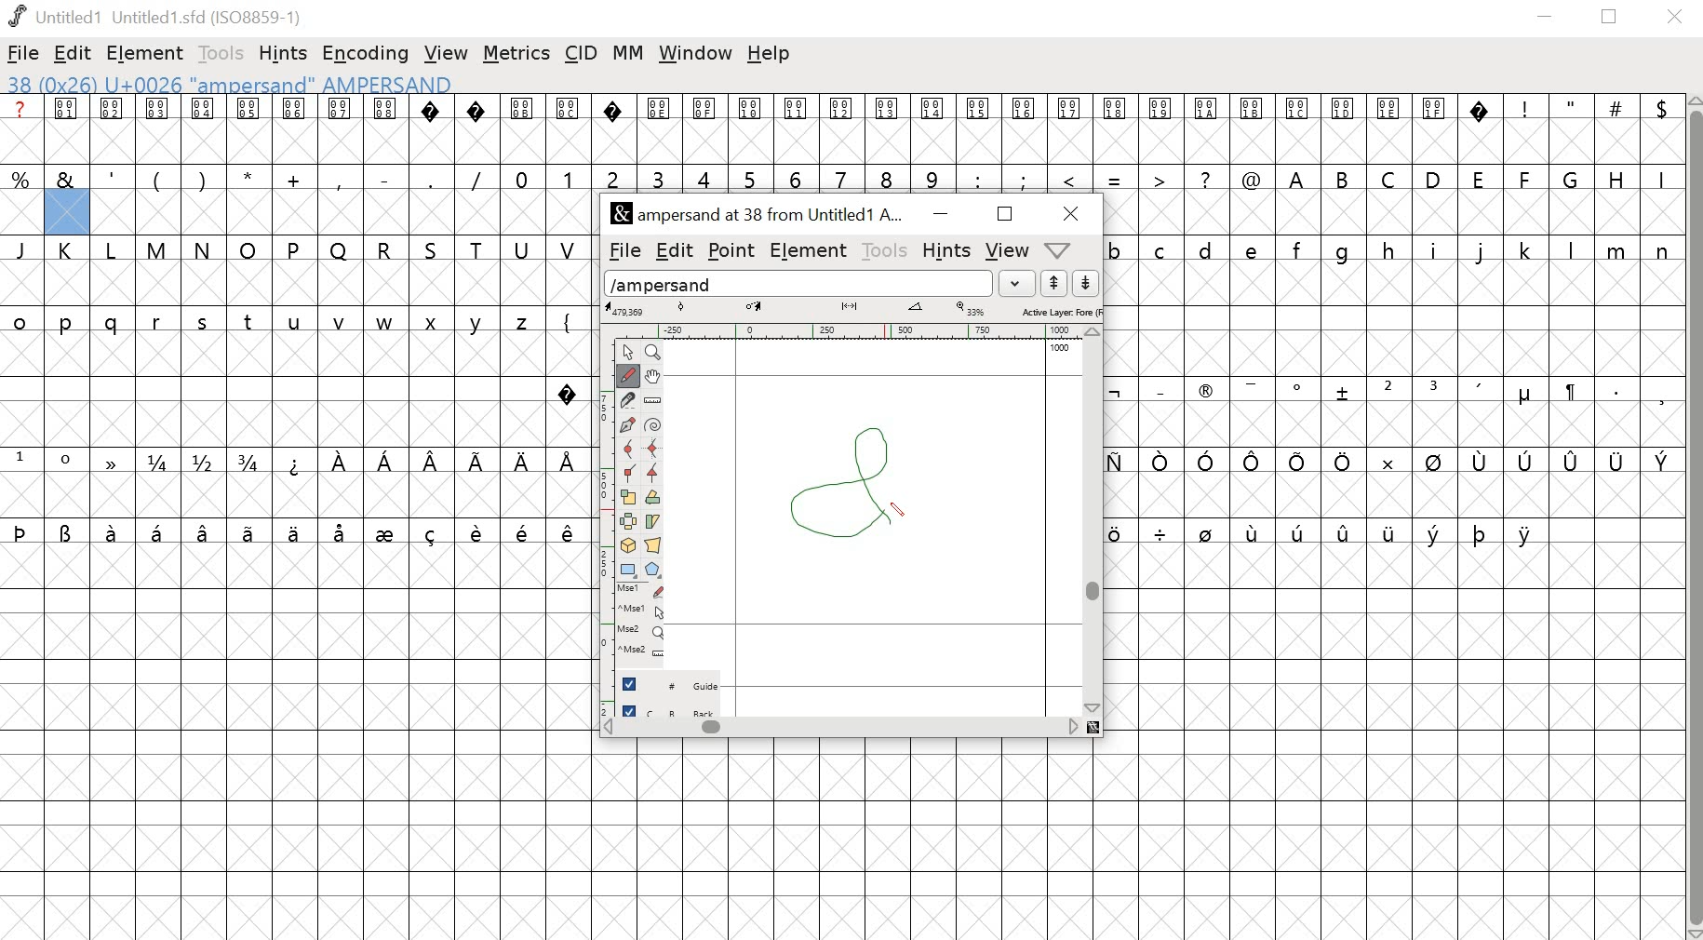 This screenshot has width=1703, height=940. What do you see at coordinates (569, 319) in the screenshot?
I see `{` at bounding box center [569, 319].